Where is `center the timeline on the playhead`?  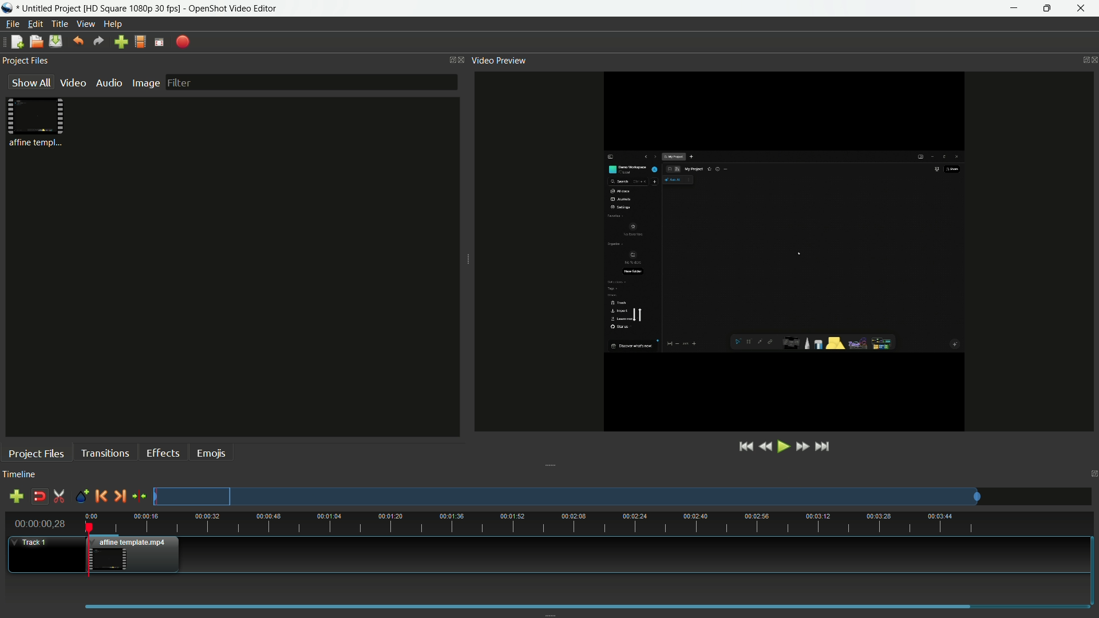
center the timeline on the playhead is located at coordinates (139, 496).